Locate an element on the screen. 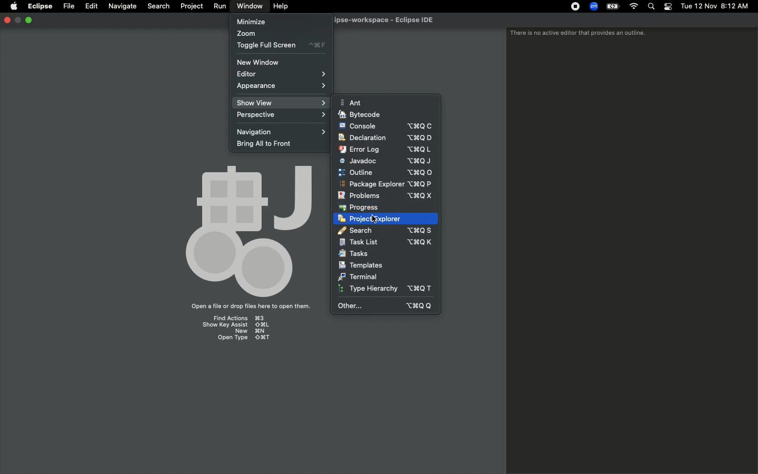 This screenshot has width=758, height=474. Edit is located at coordinates (90, 5).